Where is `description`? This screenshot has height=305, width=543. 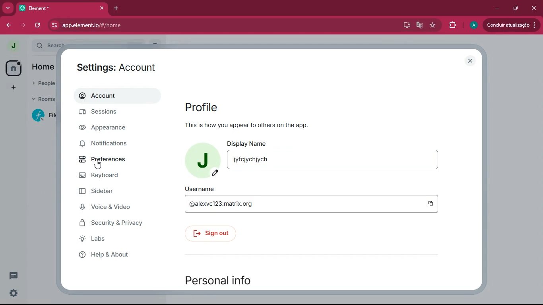
description is located at coordinates (273, 125).